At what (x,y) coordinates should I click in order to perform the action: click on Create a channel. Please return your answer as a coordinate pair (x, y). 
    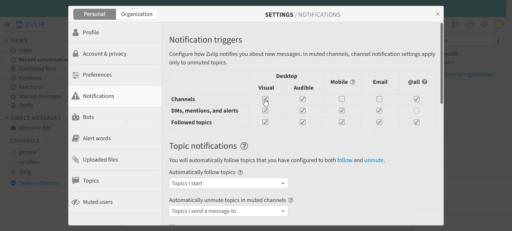
    Looking at the image, I should click on (38, 182).